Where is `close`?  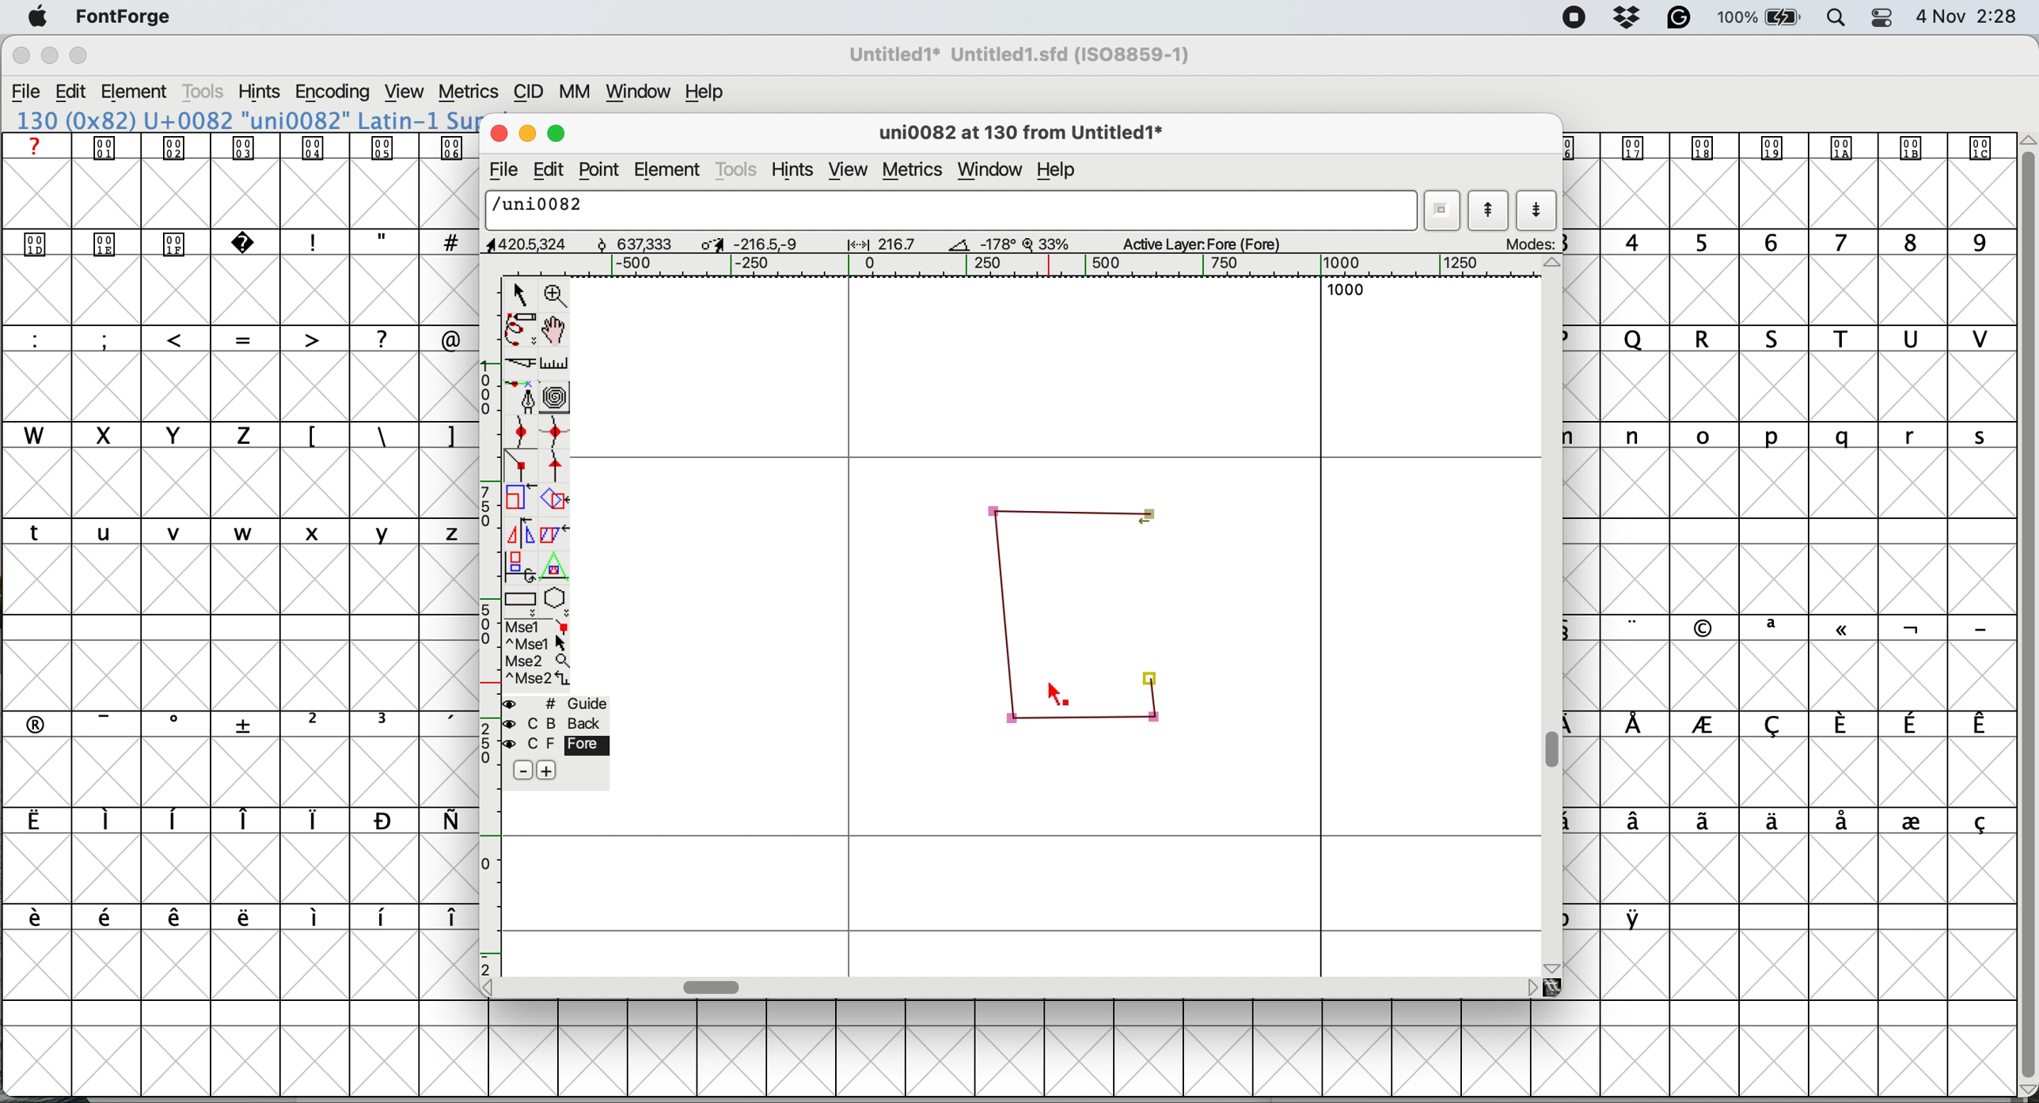
close is located at coordinates (21, 56).